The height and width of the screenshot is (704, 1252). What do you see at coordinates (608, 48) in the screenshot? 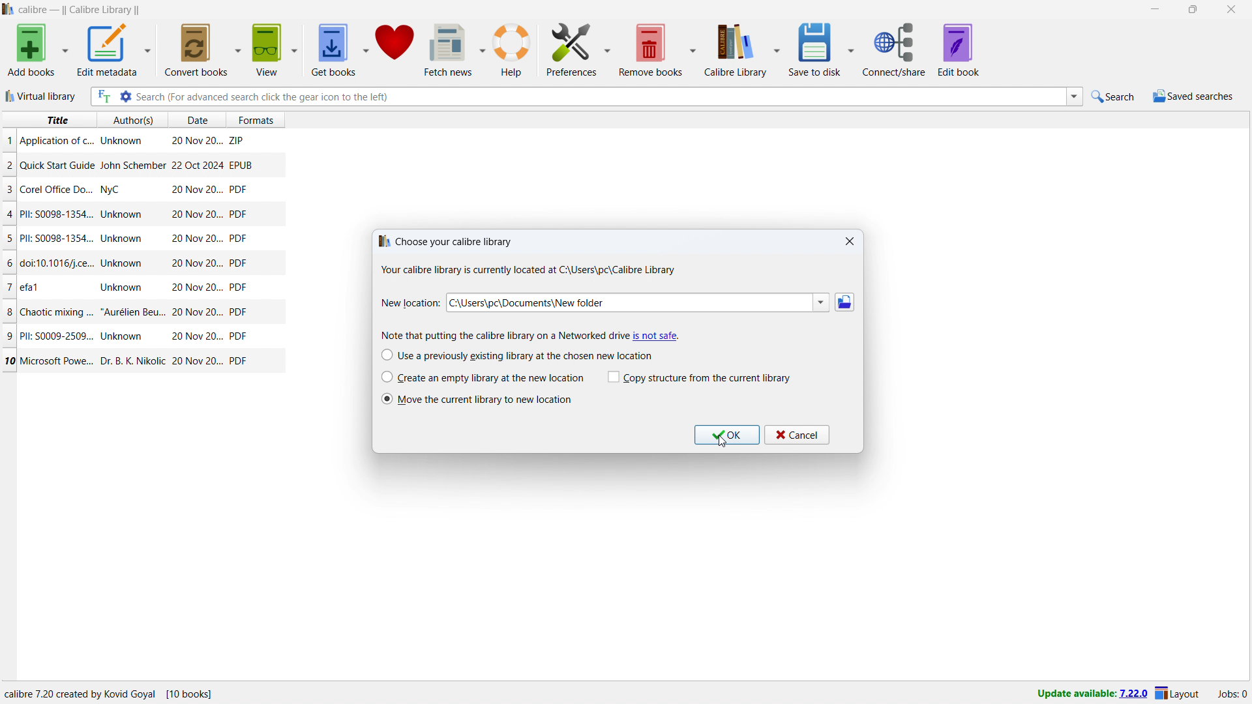
I see `preferences options` at bounding box center [608, 48].